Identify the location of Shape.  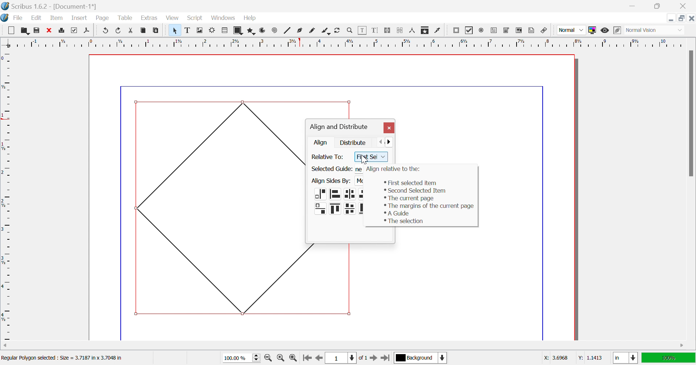
(239, 31).